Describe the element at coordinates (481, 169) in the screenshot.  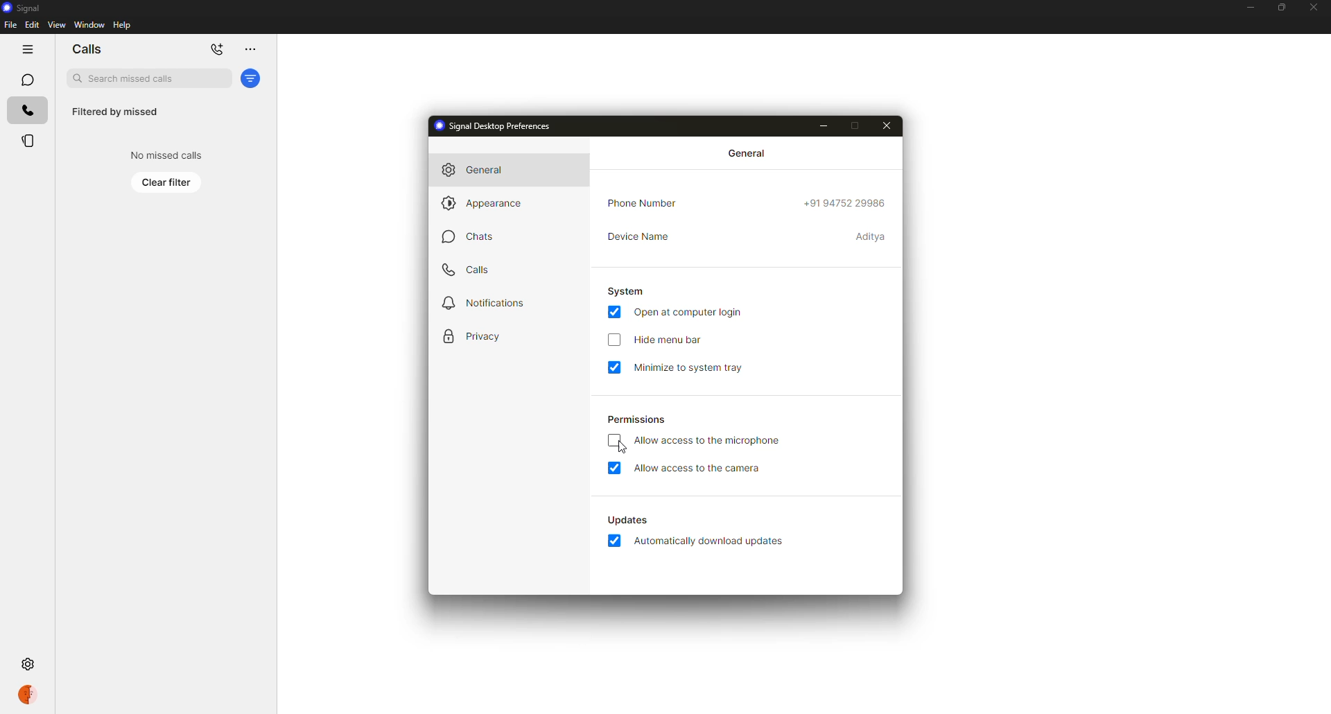
I see `general` at that location.